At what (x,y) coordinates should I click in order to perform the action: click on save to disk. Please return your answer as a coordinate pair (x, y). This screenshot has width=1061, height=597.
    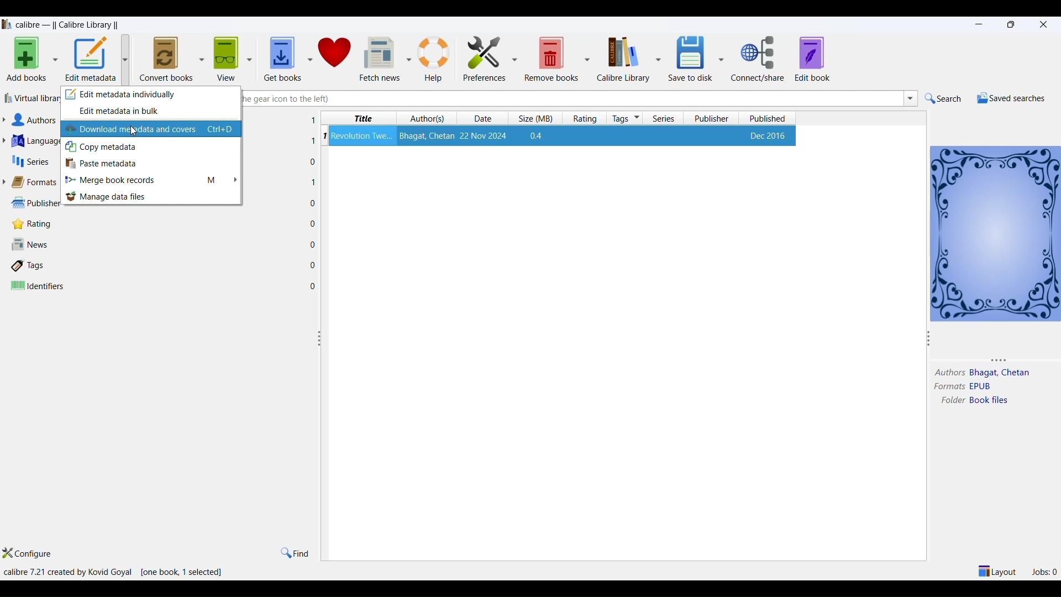
    Looking at the image, I should click on (689, 56).